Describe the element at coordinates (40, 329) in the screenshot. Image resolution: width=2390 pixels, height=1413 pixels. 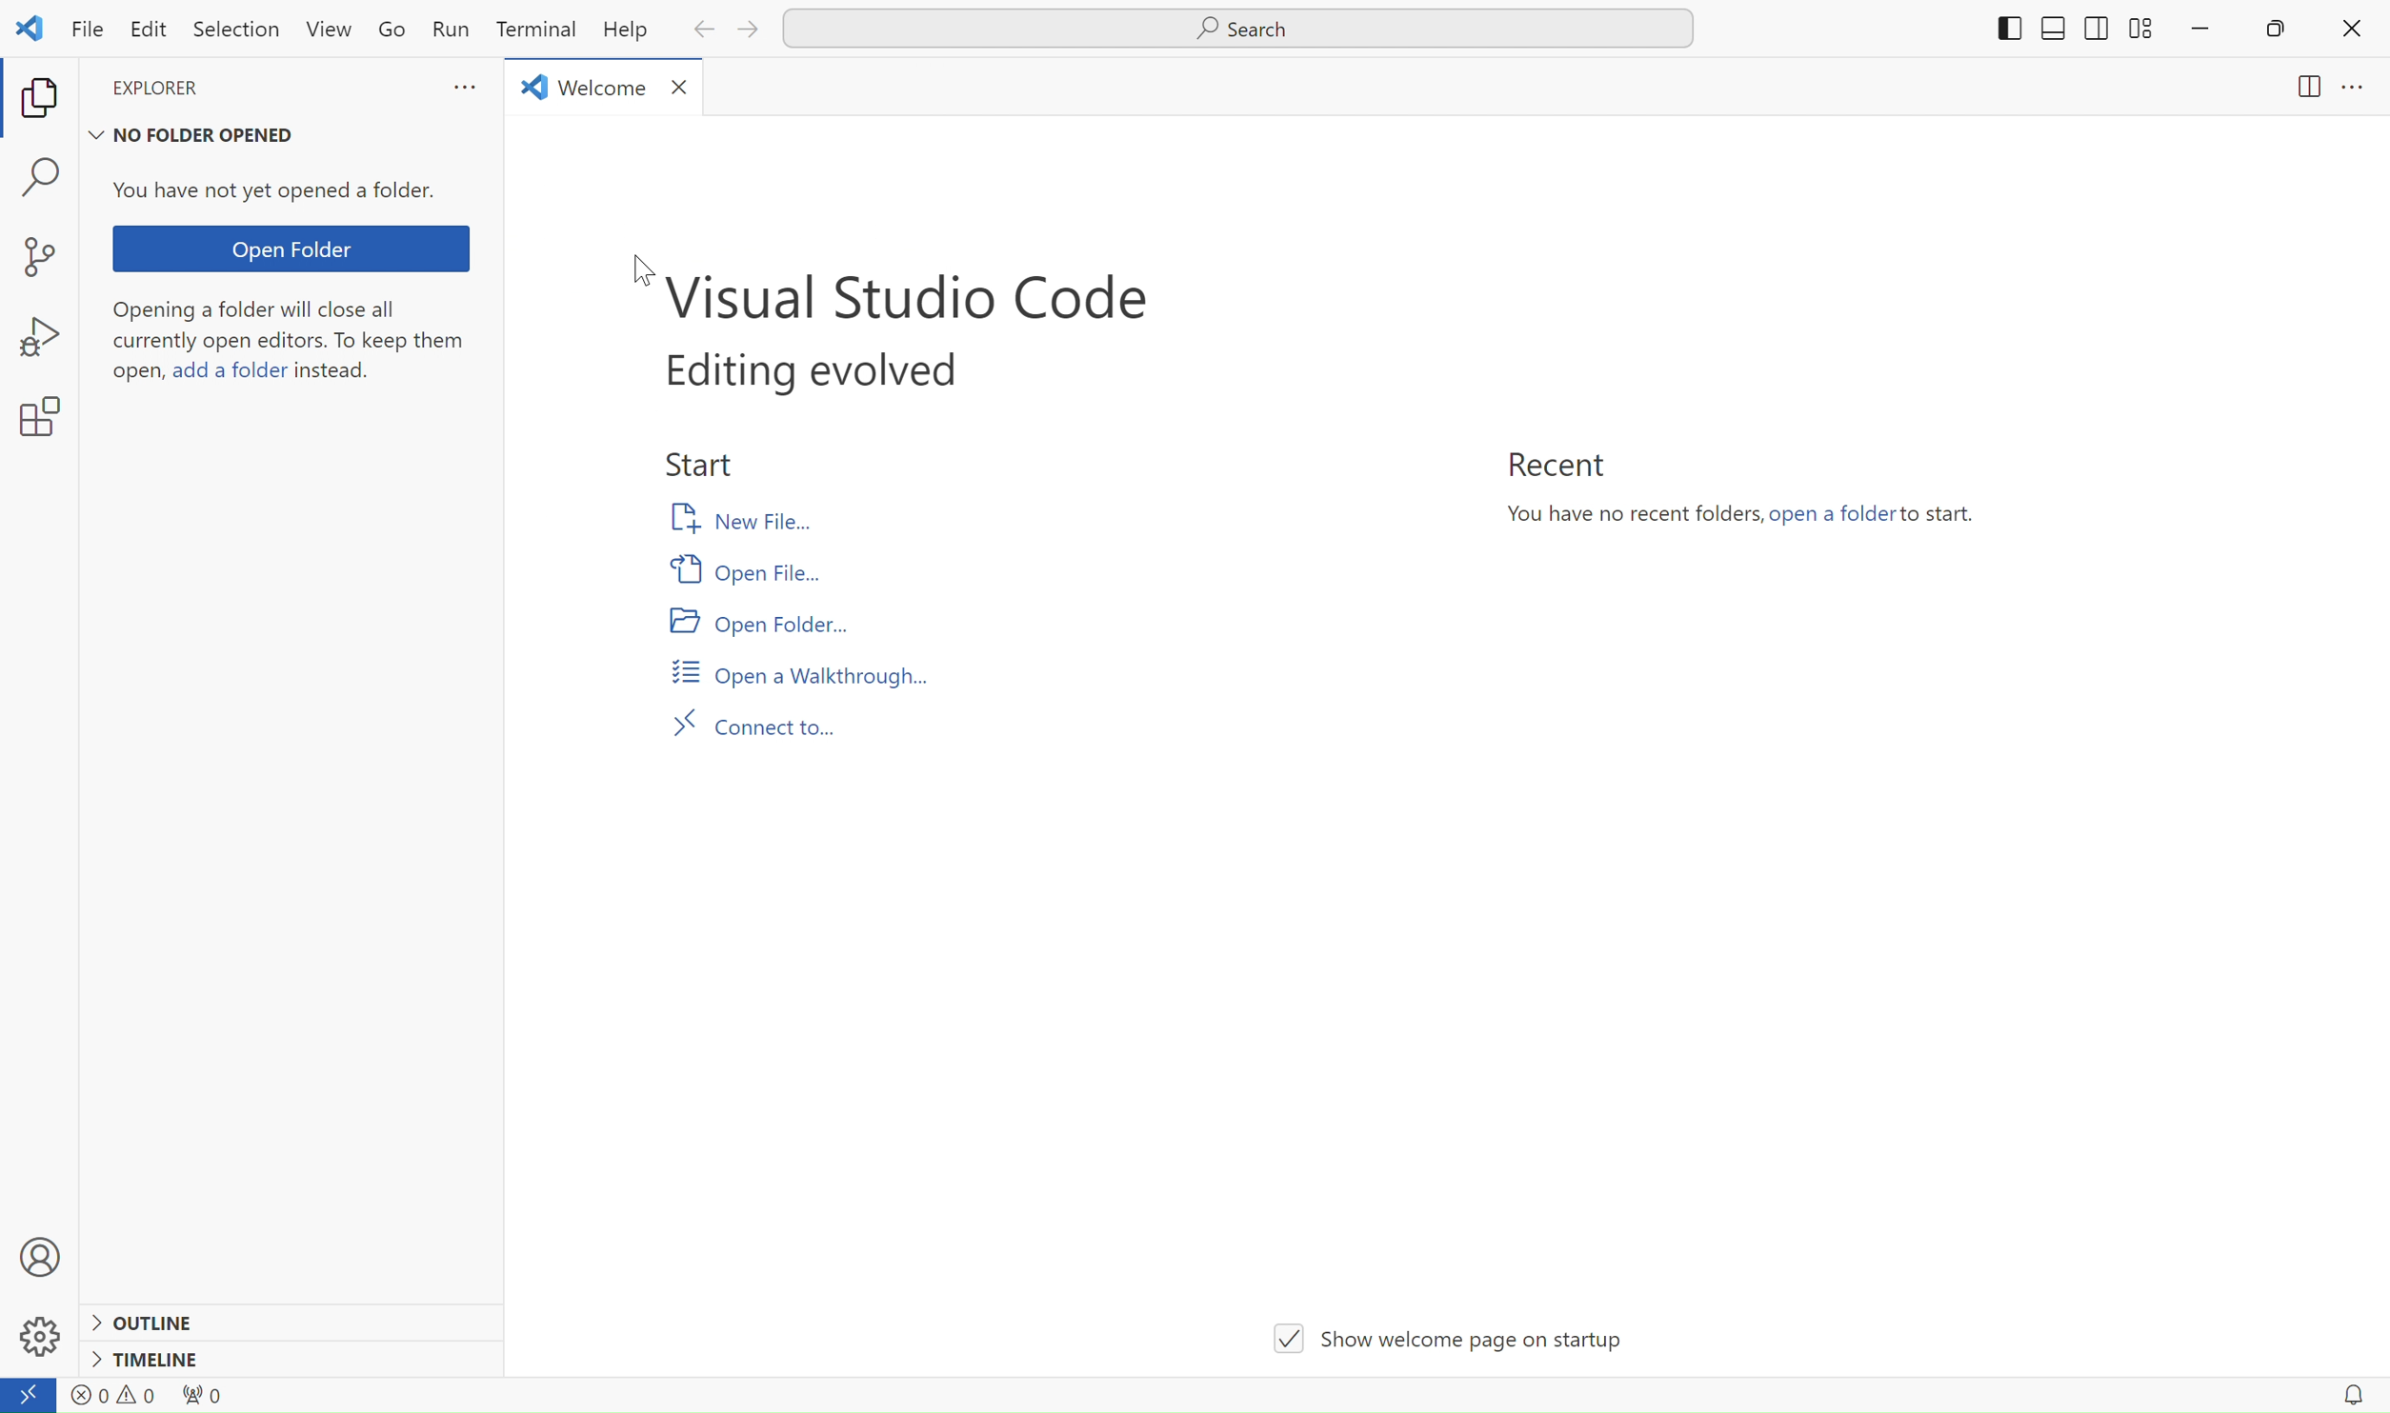
I see `bug` at that location.